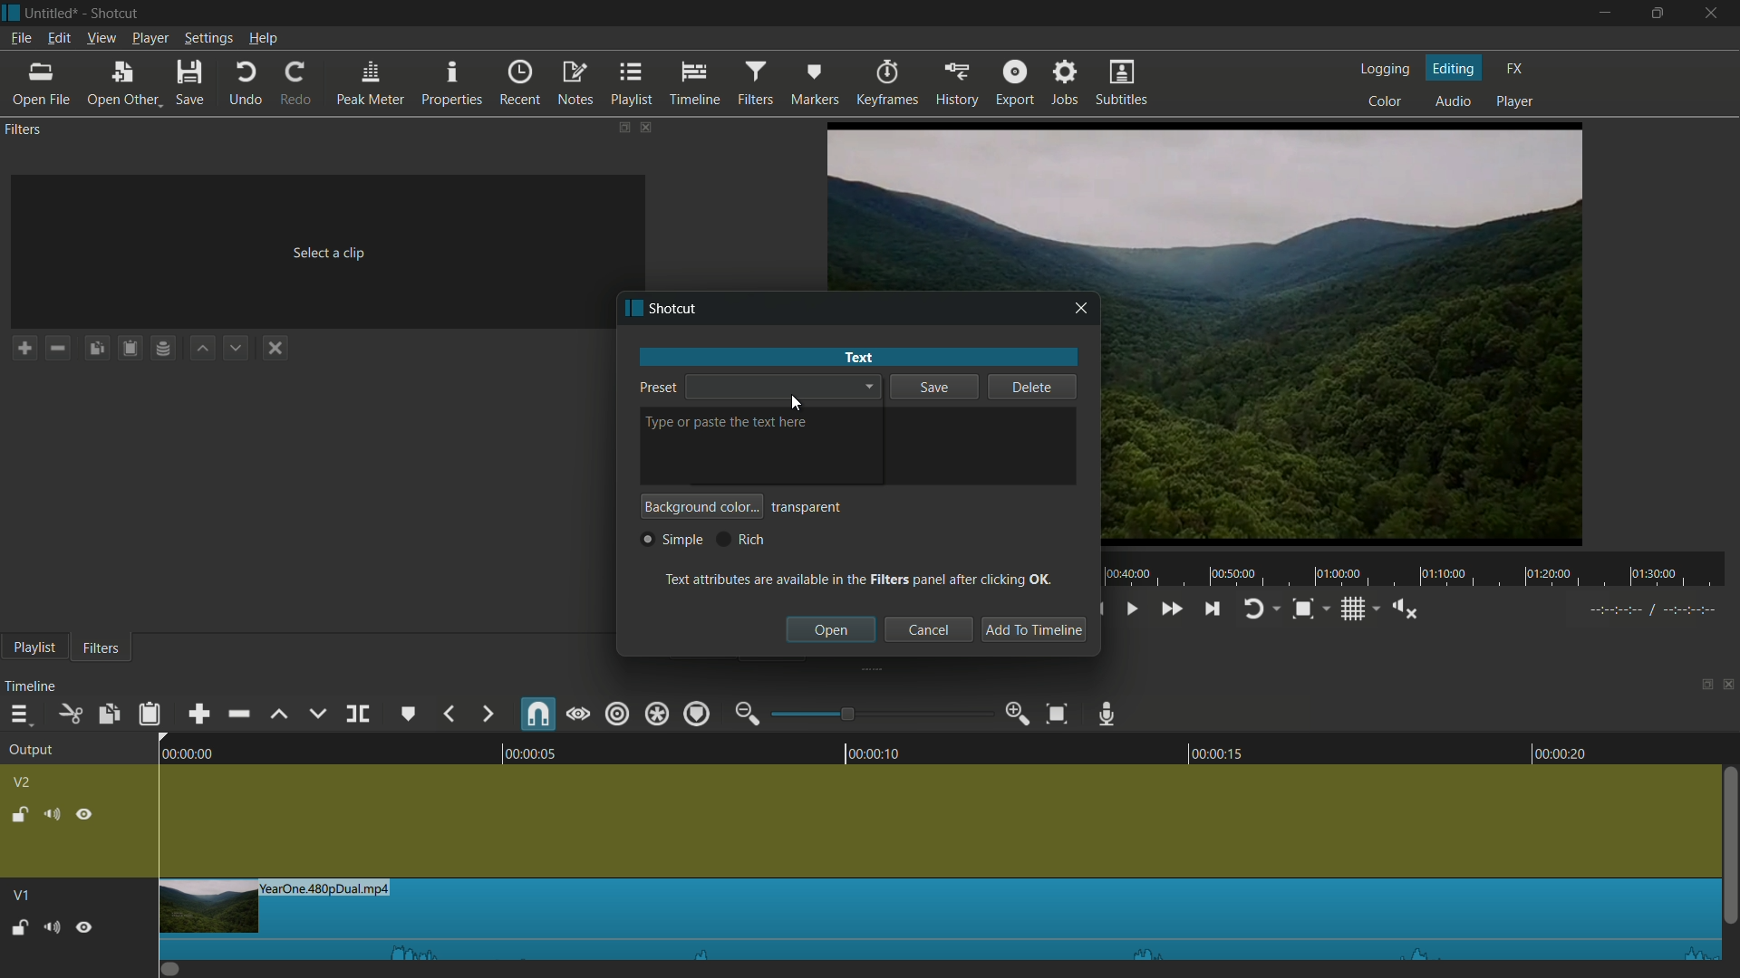 Image resolution: width=1740 pixels, height=978 pixels. I want to click on 00:00:20, so click(1569, 753).